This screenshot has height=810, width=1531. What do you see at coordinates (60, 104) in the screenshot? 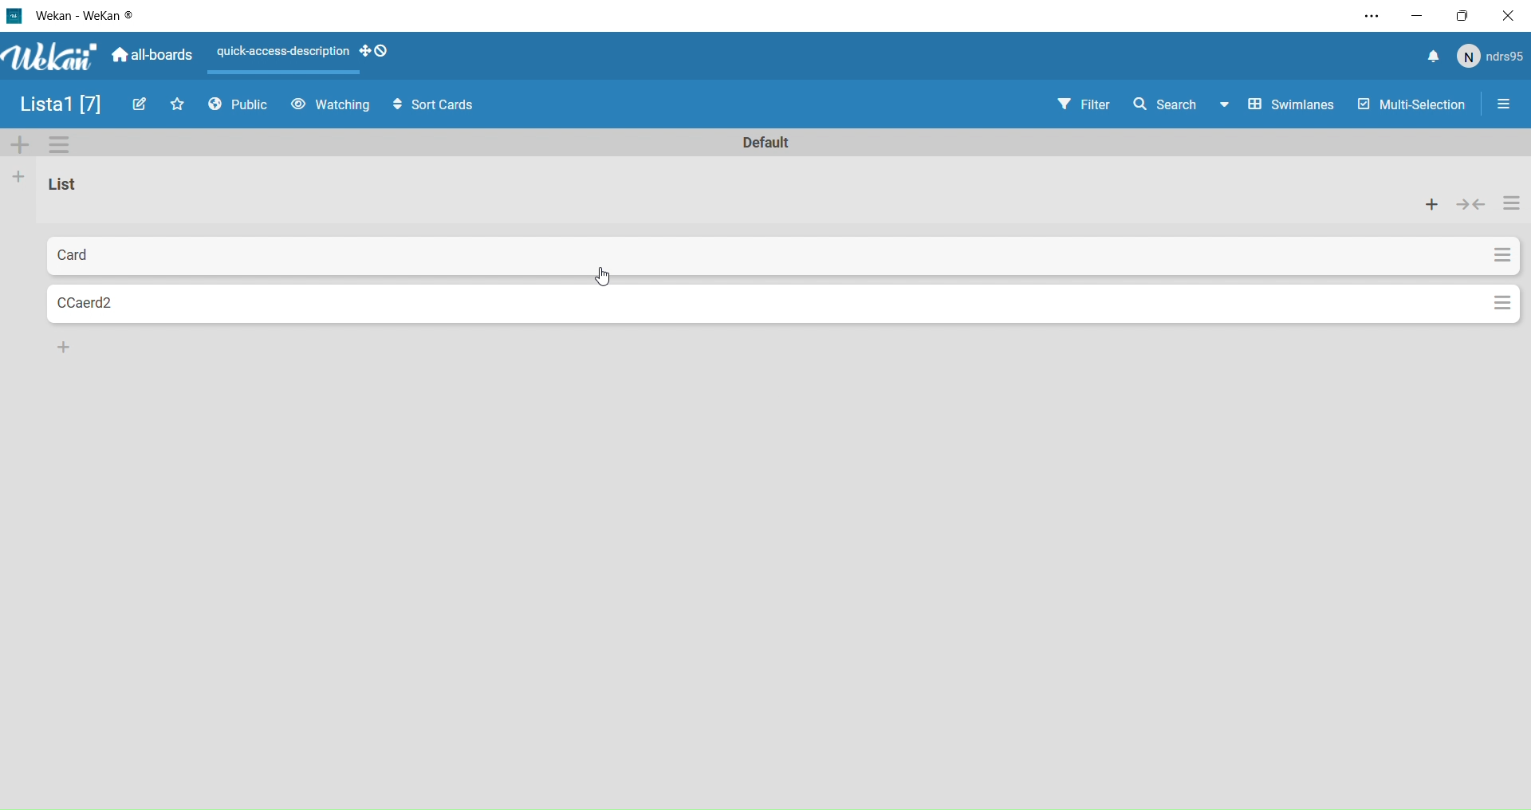
I see `Name` at bounding box center [60, 104].